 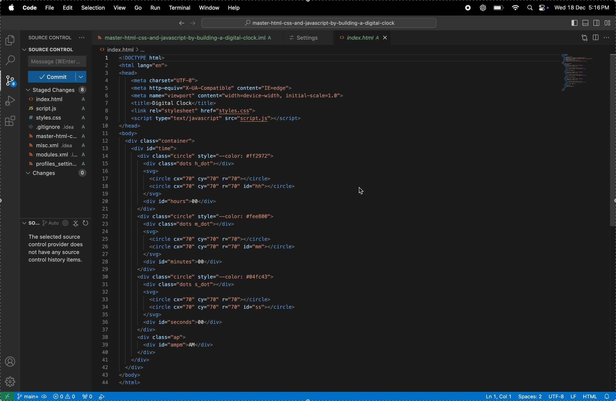 What do you see at coordinates (207, 277) in the screenshot?
I see `<div class="circle" style="--color: #04fc43">` at bounding box center [207, 277].